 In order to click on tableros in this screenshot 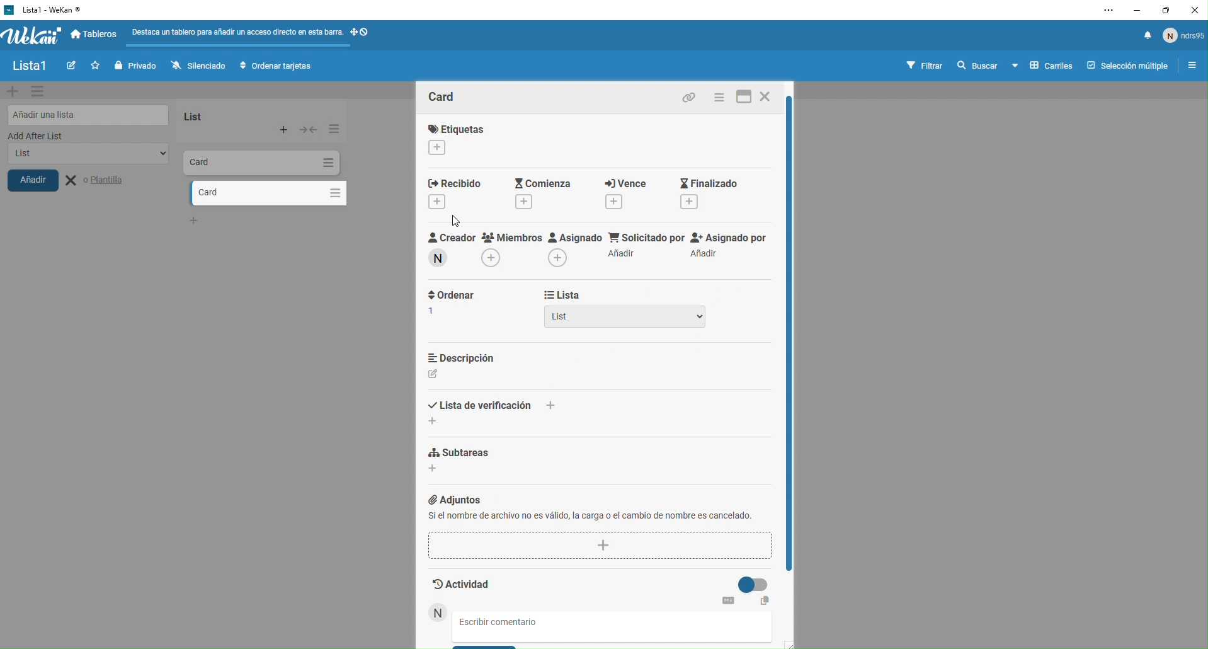, I will do `click(96, 35)`.